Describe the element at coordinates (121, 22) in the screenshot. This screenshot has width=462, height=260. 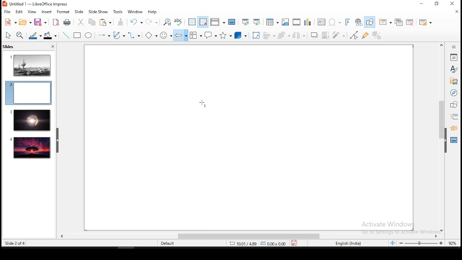
I see `clone formatting` at that location.